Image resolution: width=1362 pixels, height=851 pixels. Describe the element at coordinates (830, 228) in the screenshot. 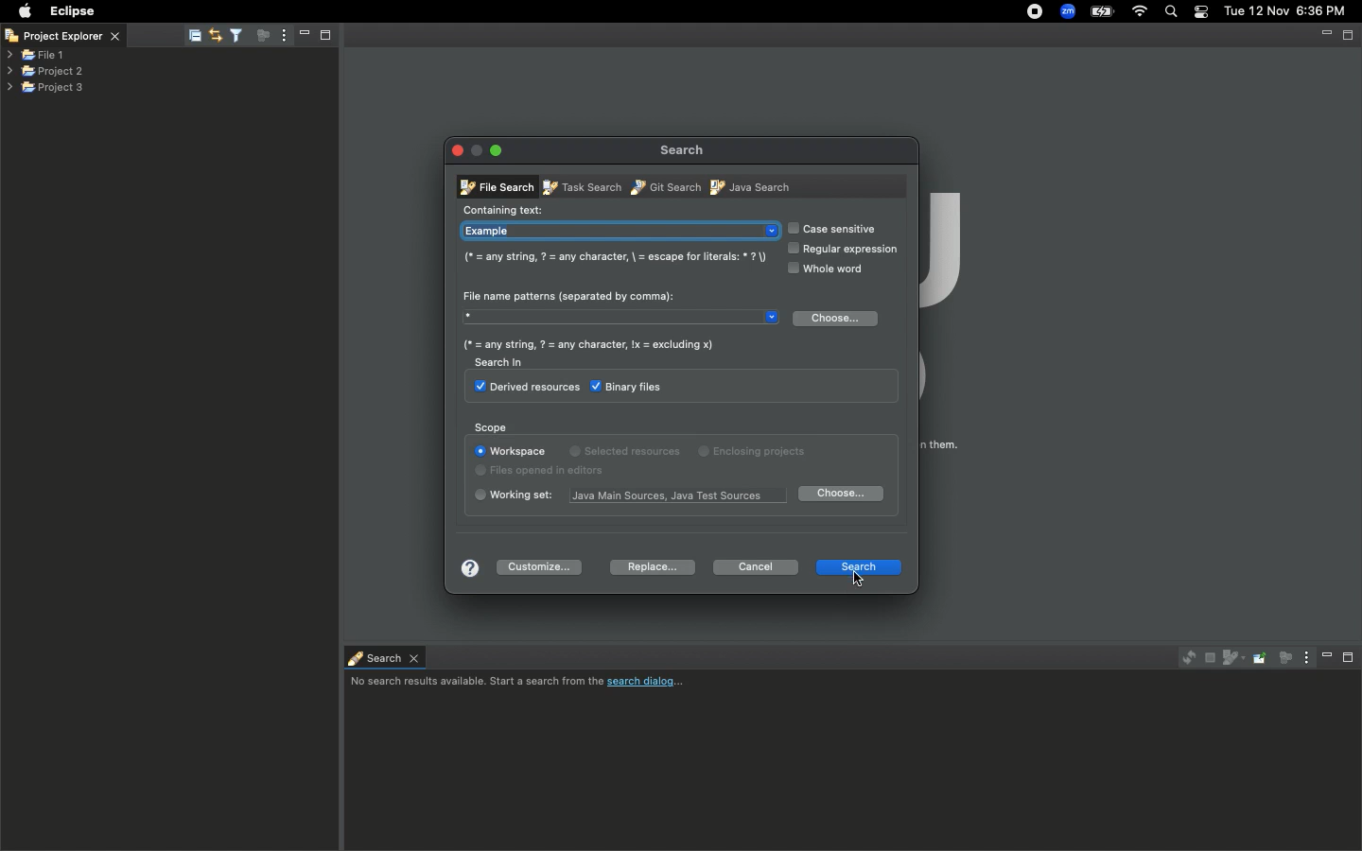

I see `Case sensitive` at that location.